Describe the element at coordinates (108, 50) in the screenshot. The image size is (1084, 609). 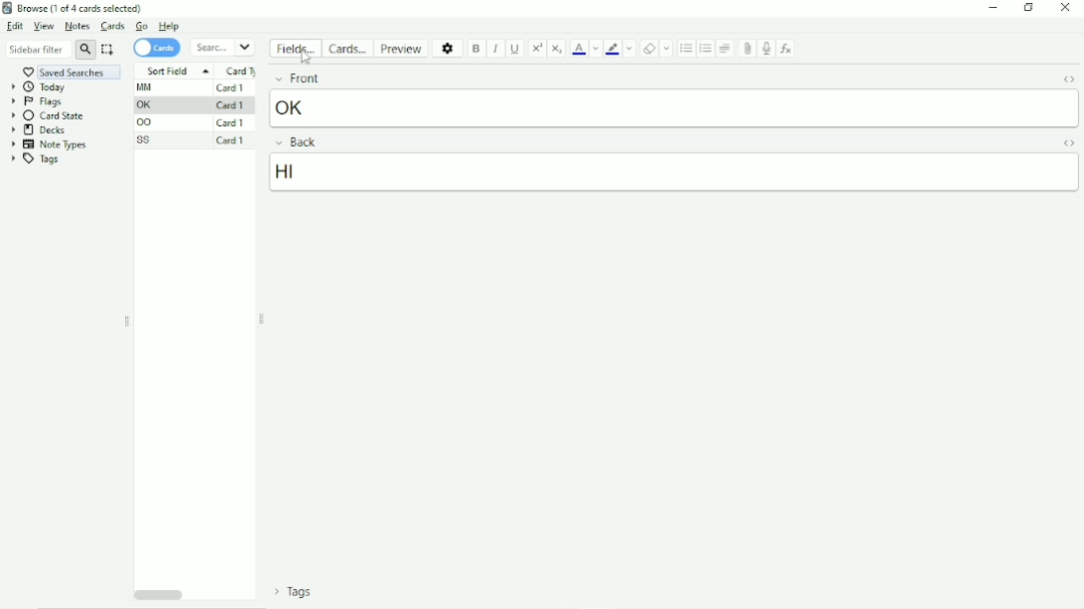
I see `Select` at that location.